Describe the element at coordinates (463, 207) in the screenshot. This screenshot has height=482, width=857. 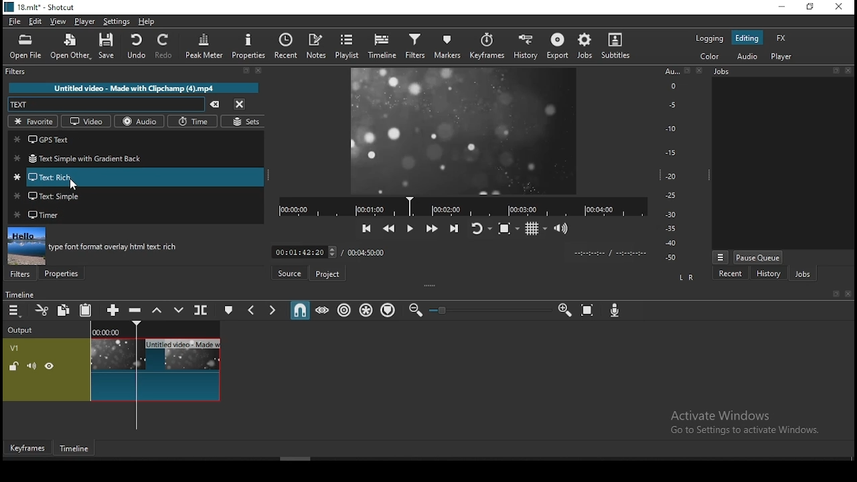
I see `Timeline Navigator` at that location.